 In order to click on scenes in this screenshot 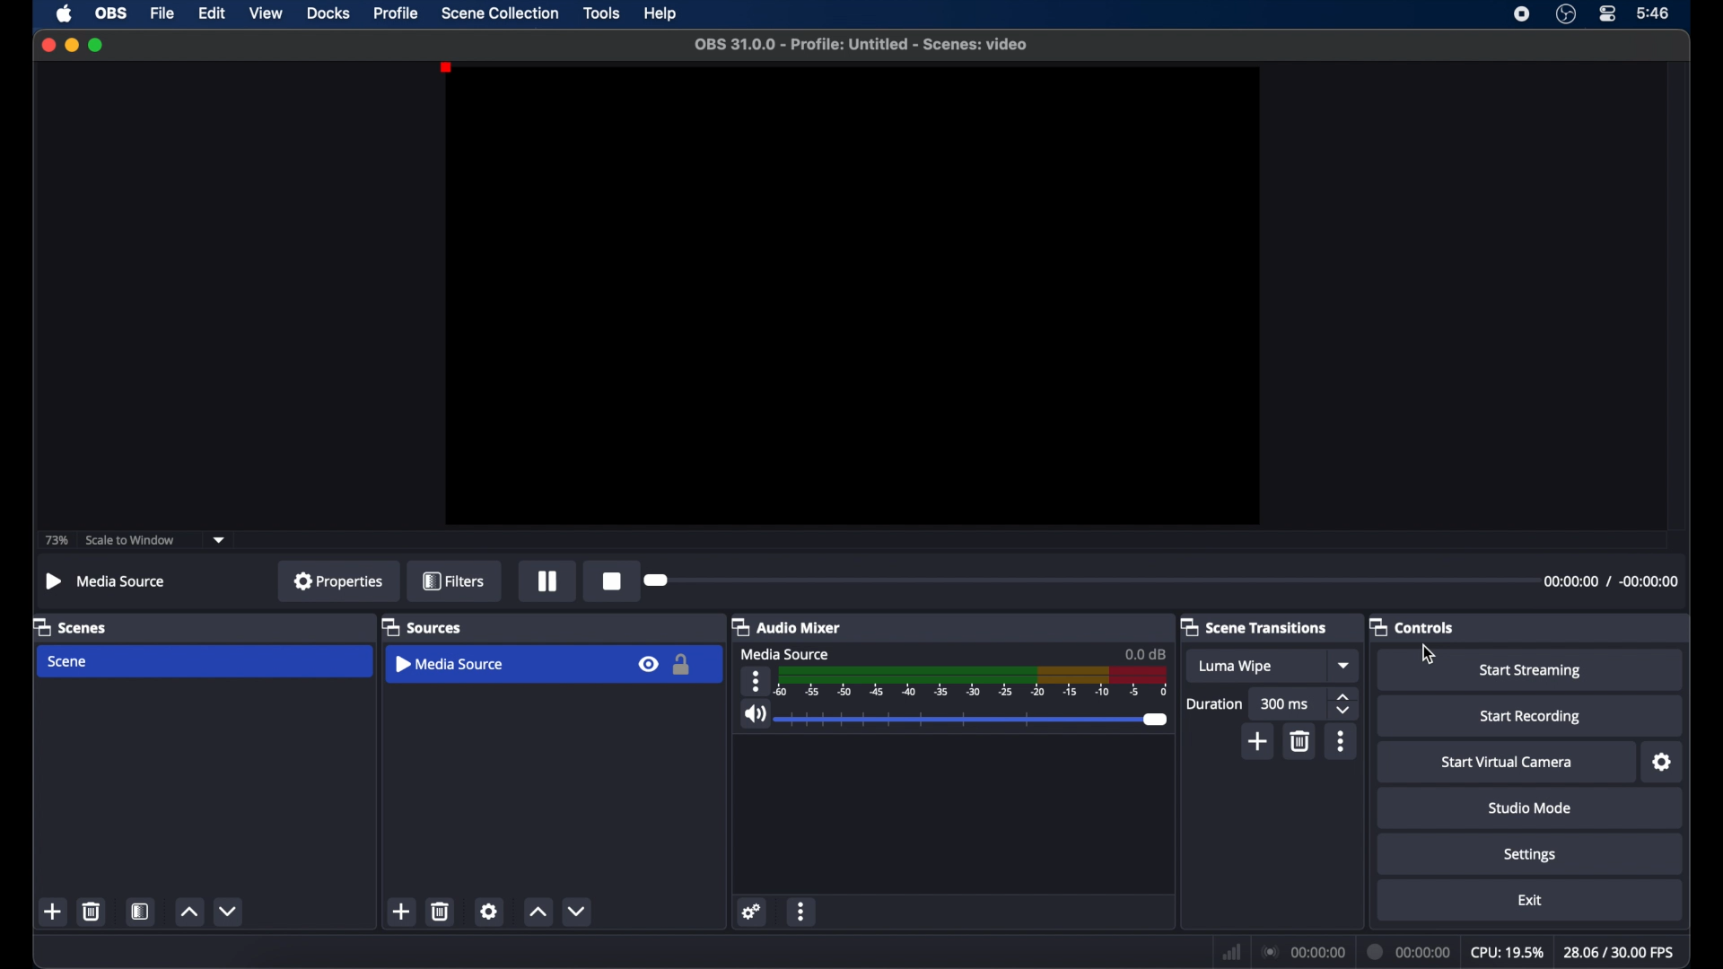, I will do `click(74, 628)`.